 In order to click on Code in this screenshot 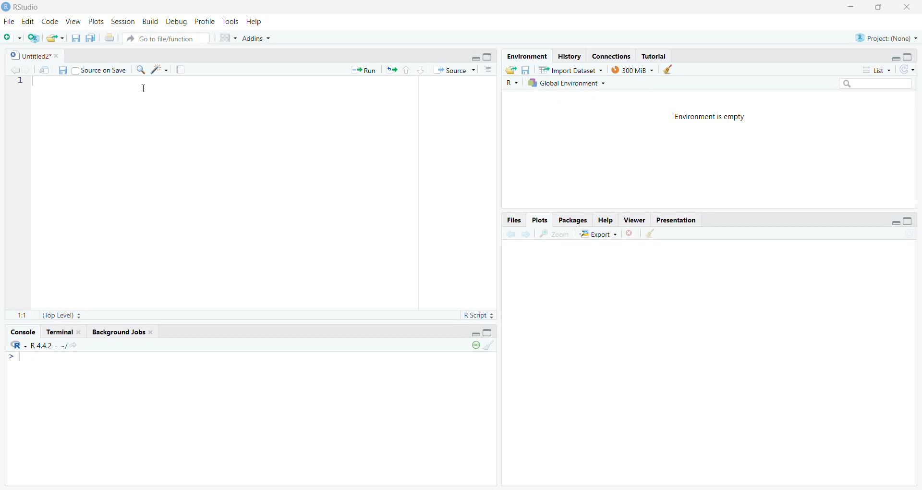, I will do `click(49, 22)`.